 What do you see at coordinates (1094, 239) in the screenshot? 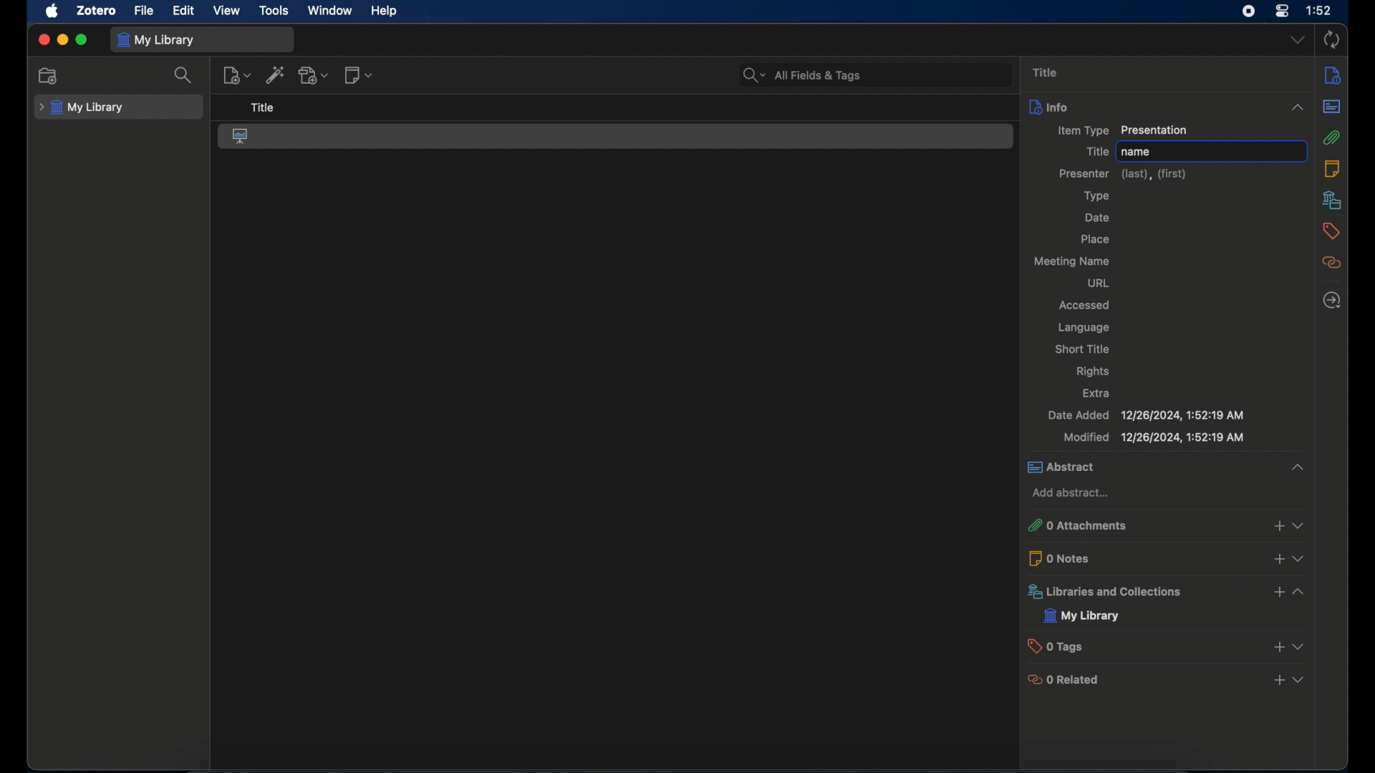
I see `place` at bounding box center [1094, 239].